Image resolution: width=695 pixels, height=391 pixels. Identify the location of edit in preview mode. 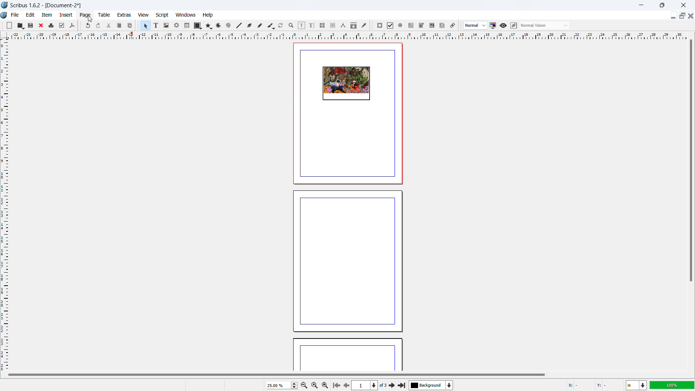
(513, 26).